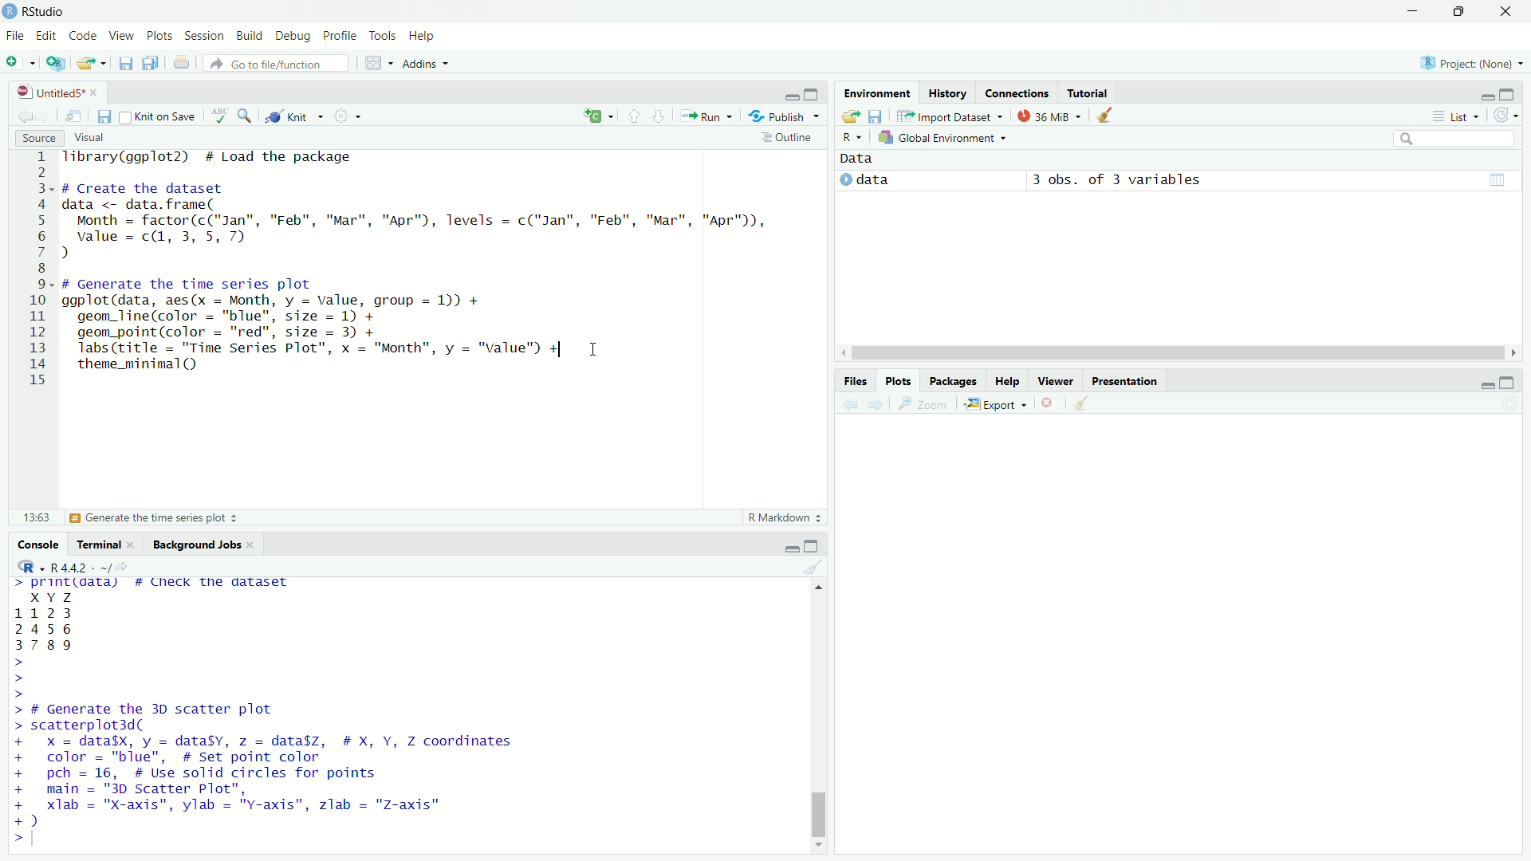 Image resolution: width=1531 pixels, height=861 pixels. What do you see at coordinates (180, 62) in the screenshot?
I see `print the current file` at bounding box center [180, 62].